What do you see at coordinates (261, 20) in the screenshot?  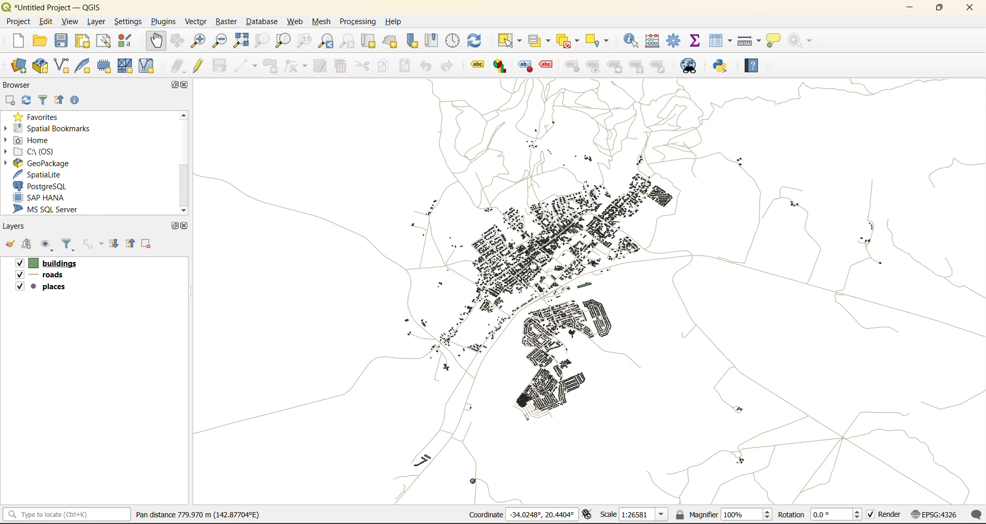 I see `database` at bounding box center [261, 20].